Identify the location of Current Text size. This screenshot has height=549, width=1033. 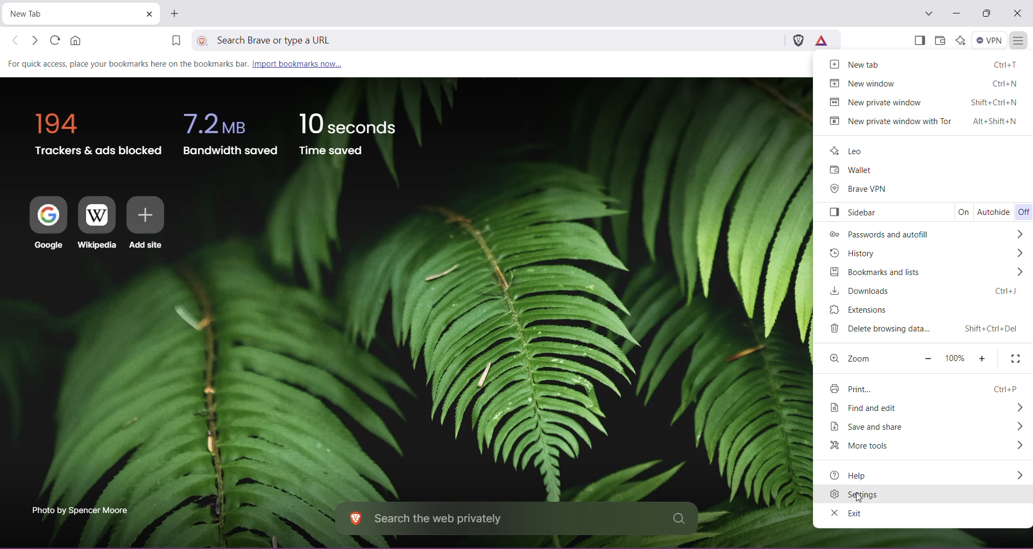
(953, 358).